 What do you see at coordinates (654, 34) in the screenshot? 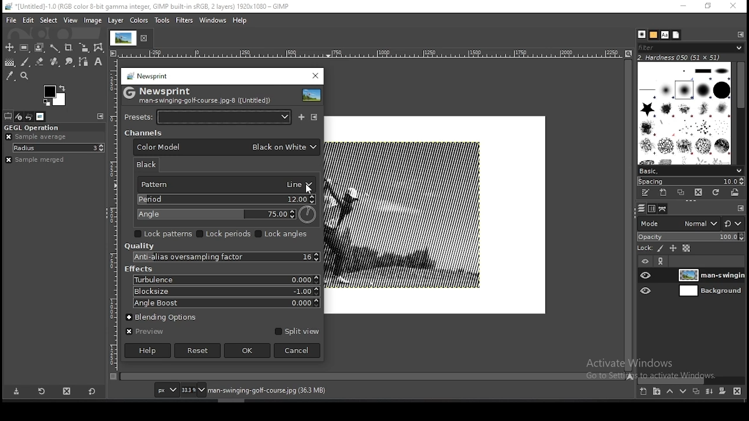
I see `patterns` at bounding box center [654, 34].